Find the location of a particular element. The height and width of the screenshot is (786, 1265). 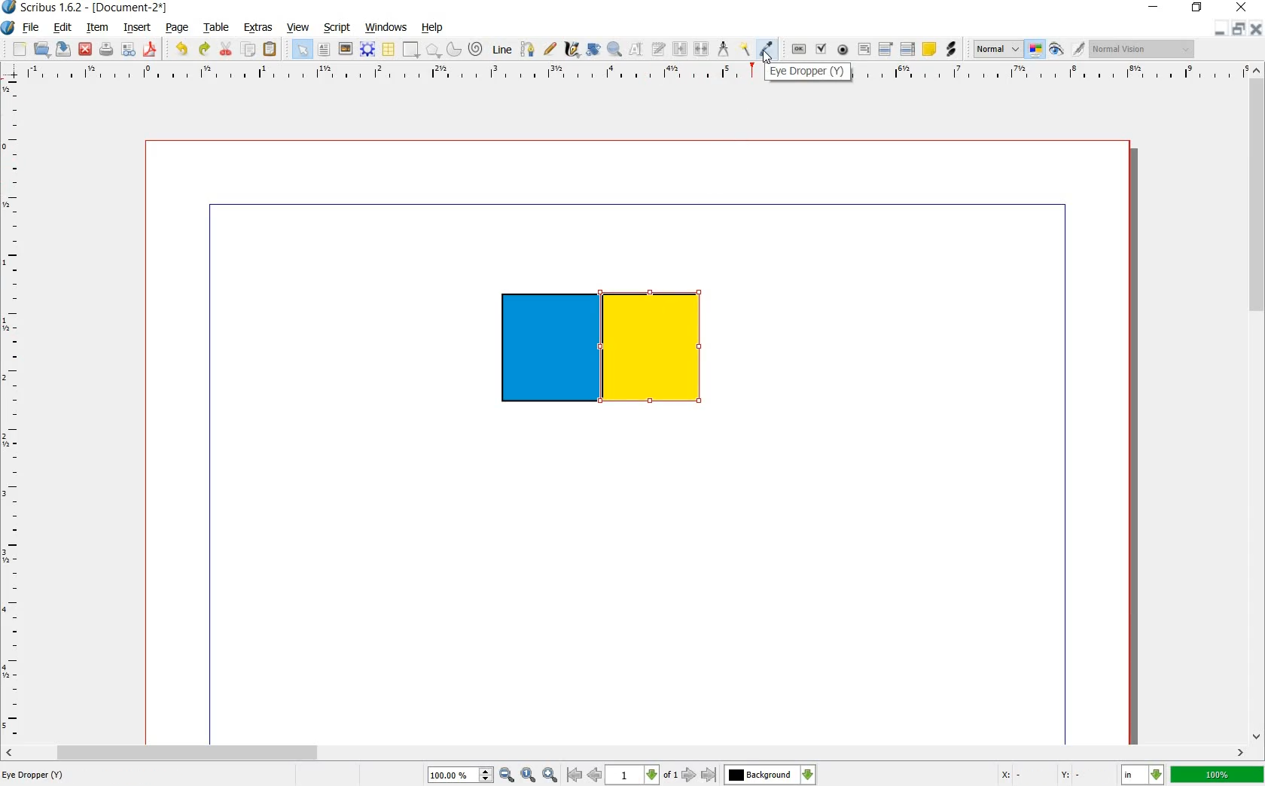

text annotation is located at coordinates (931, 50).